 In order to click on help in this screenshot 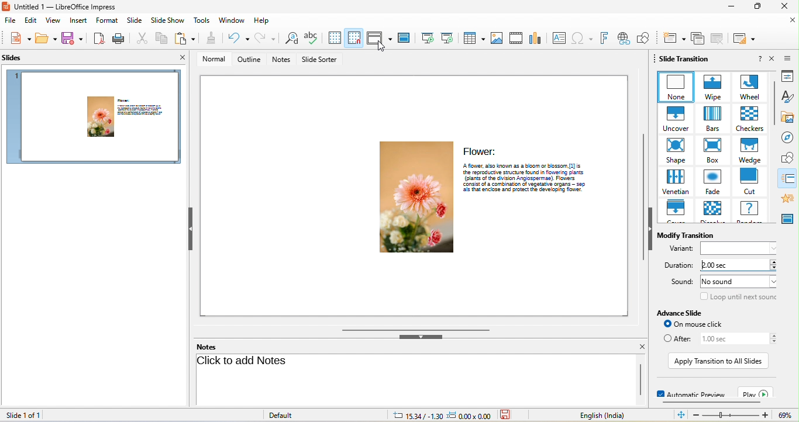, I will do `click(262, 21)`.